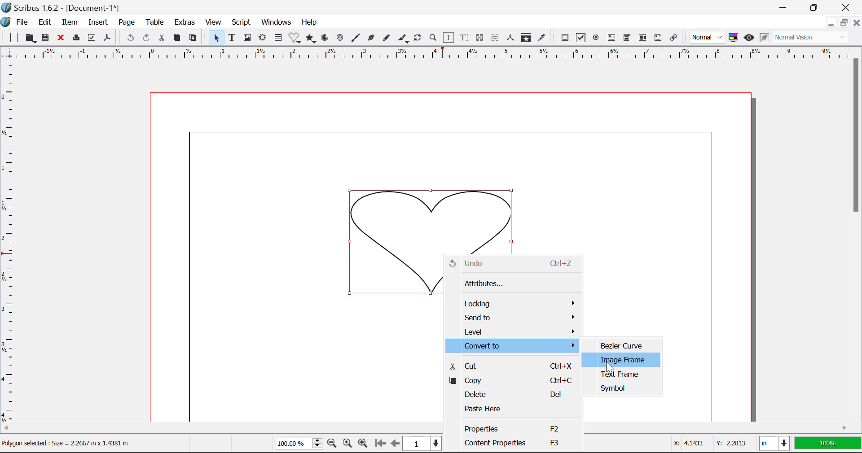 Image resolution: width=862 pixels, height=453 pixels. What do you see at coordinates (612, 39) in the screenshot?
I see `Pdf Text Field` at bounding box center [612, 39].